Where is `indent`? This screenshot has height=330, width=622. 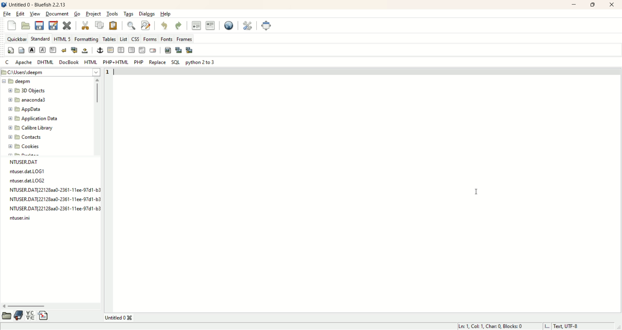 indent is located at coordinates (210, 25).